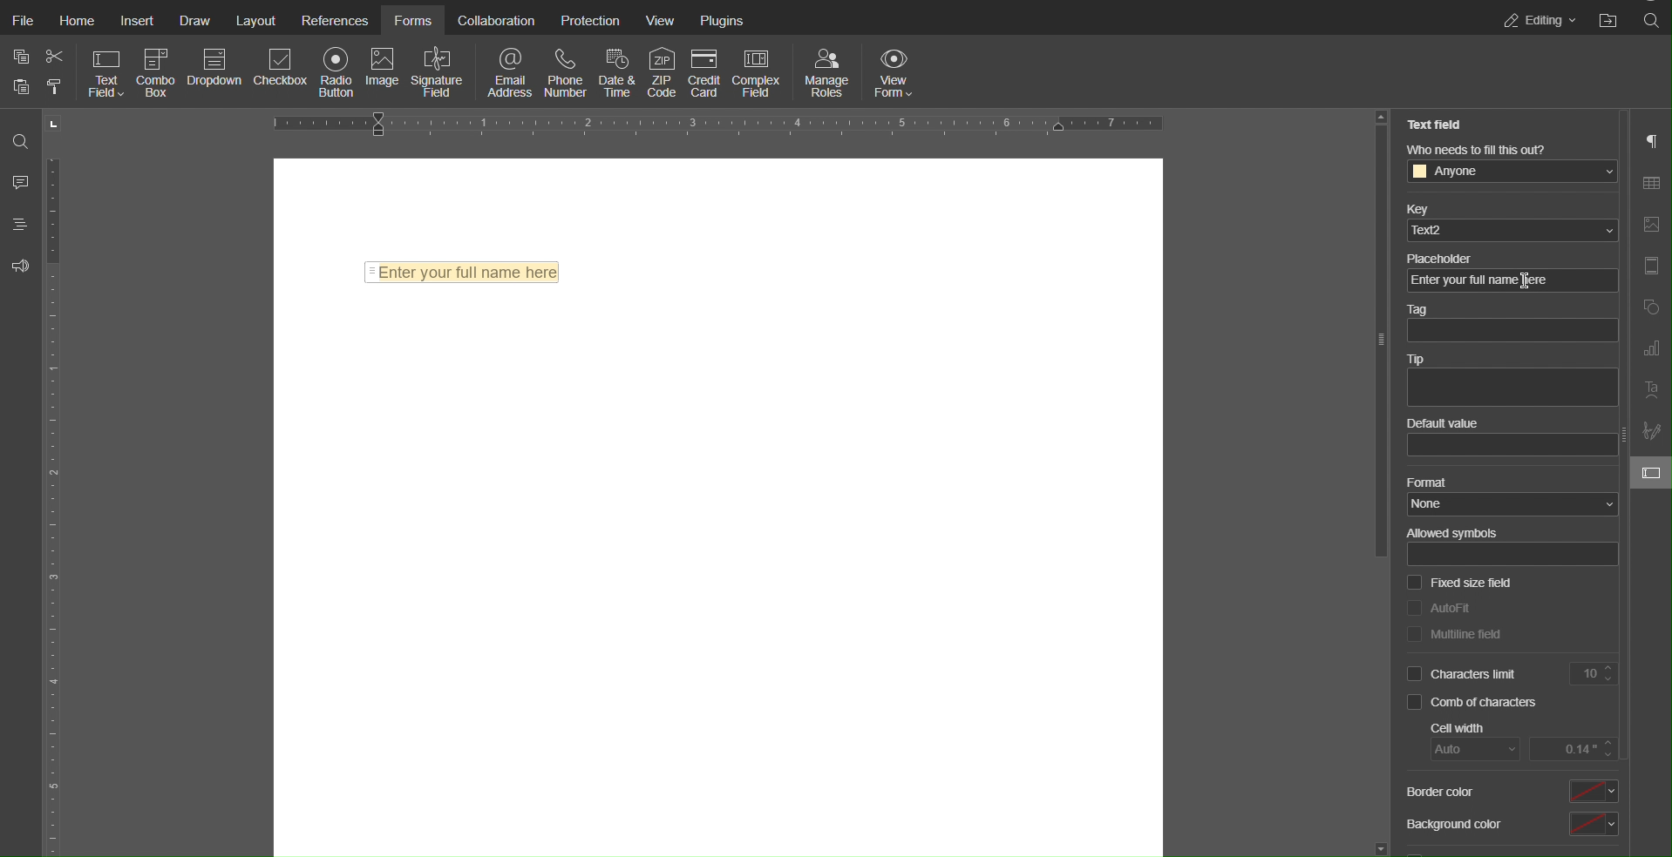 This screenshot has height=857, width=1672. Describe the element at coordinates (216, 73) in the screenshot. I see `Dropdown` at that location.